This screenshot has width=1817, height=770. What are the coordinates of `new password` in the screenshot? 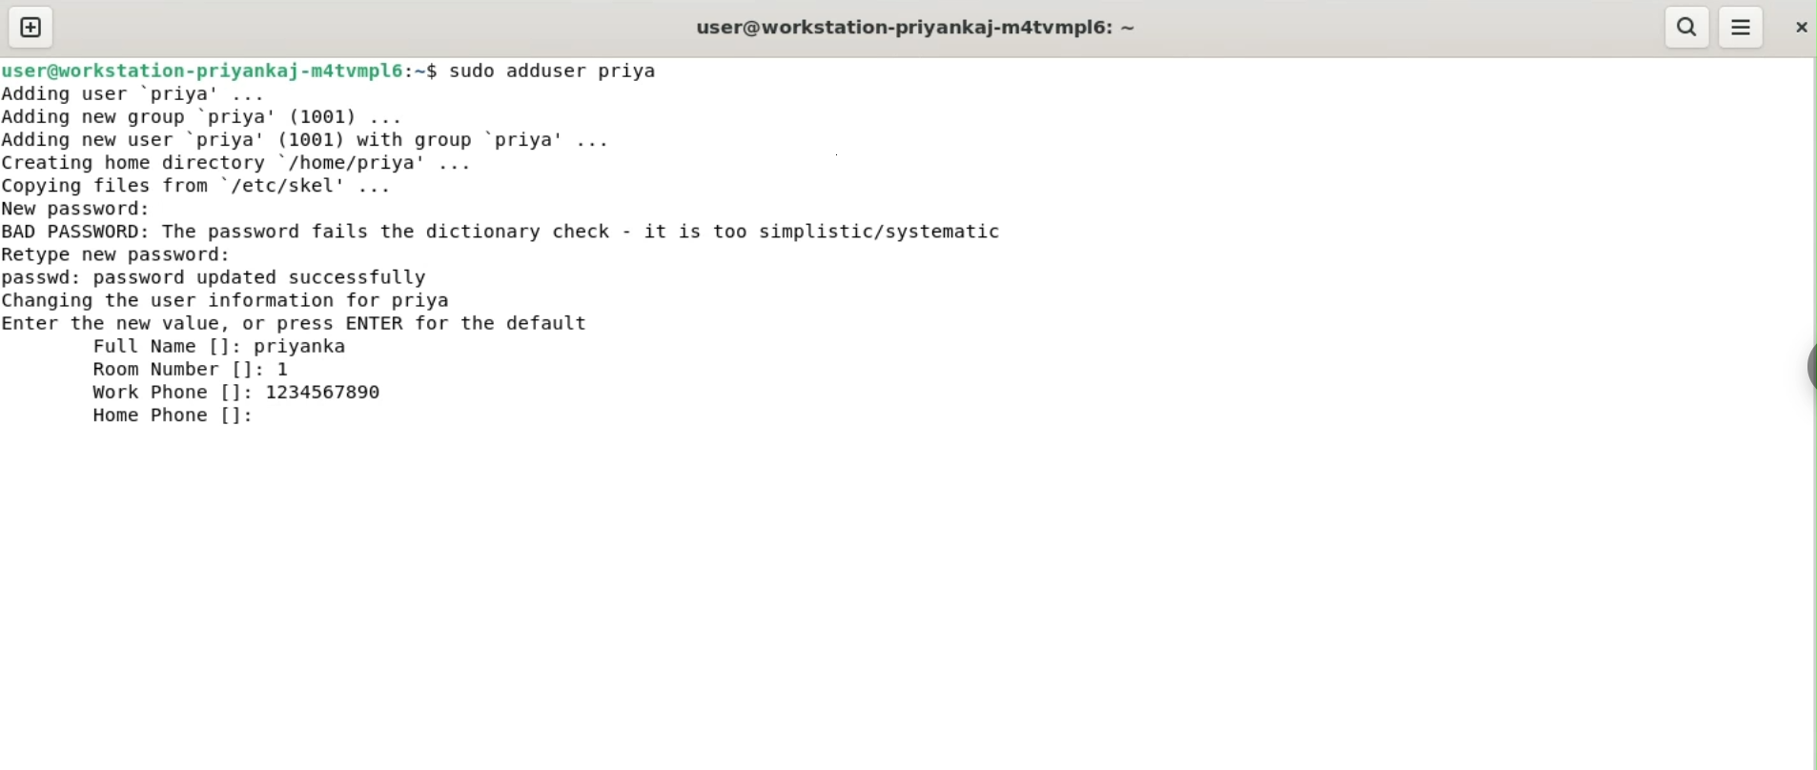 It's located at (92, 208).